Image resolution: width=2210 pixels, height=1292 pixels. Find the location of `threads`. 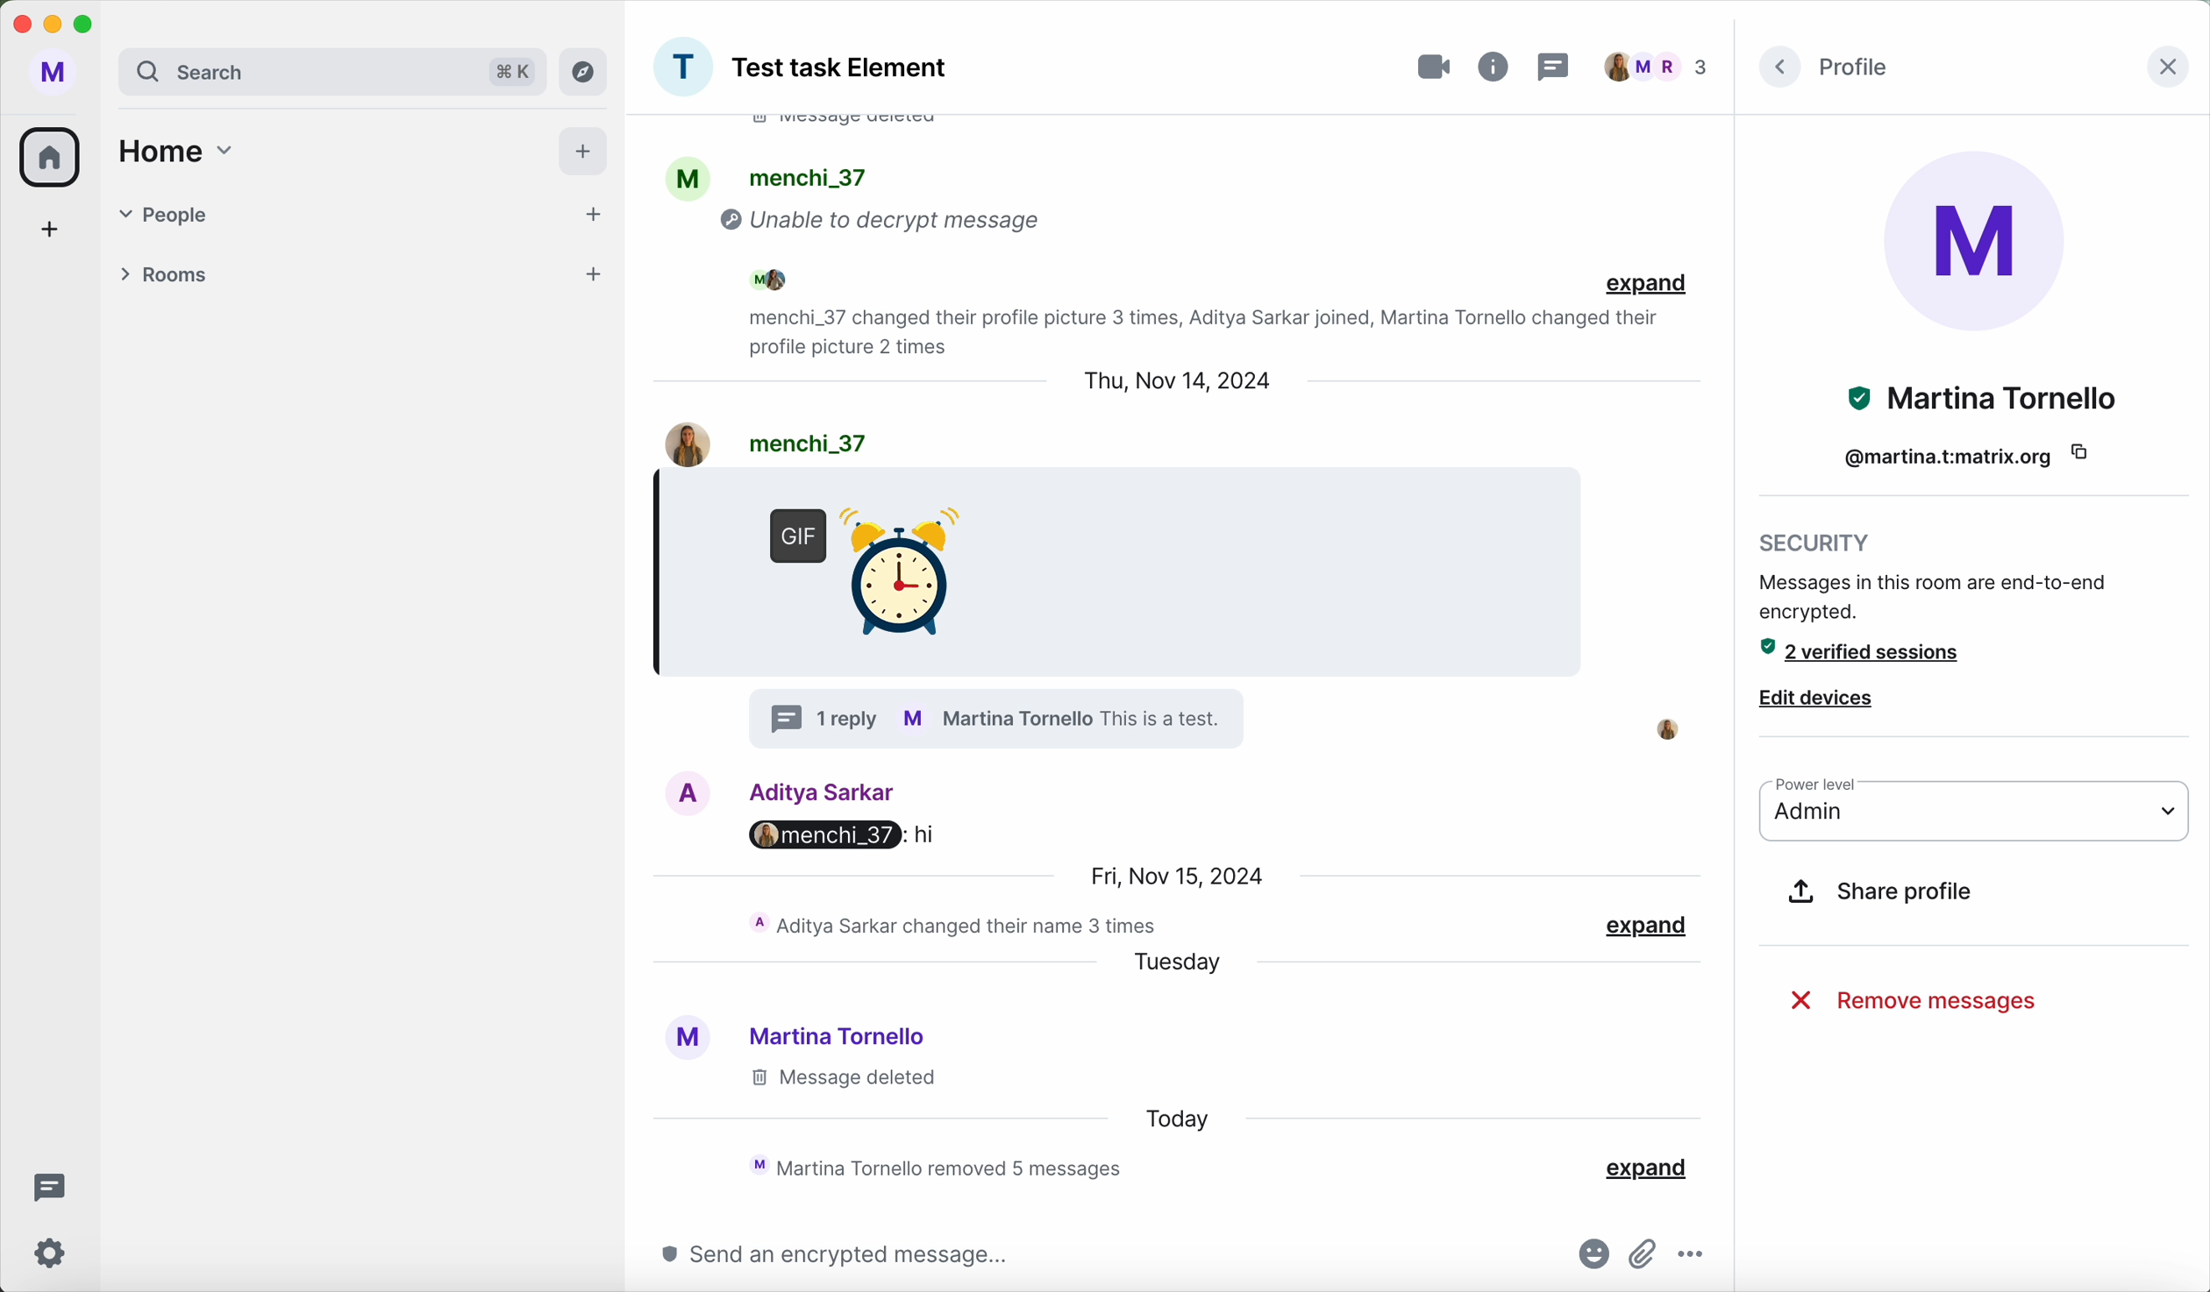

threads is located at coordinates (46, 1185).